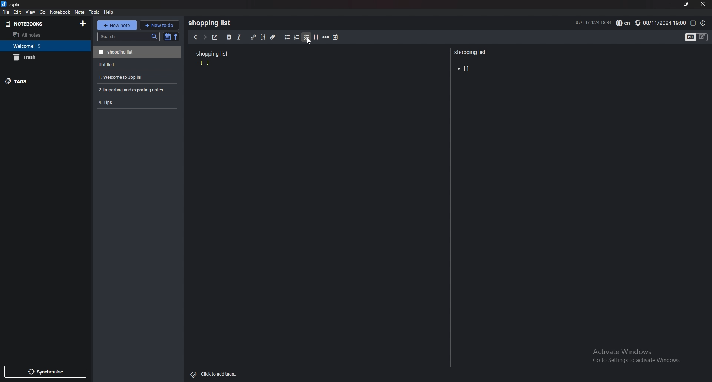 The image size is (712, 382). I want to click on  08/11/2024 19:00, so click(660, 23).